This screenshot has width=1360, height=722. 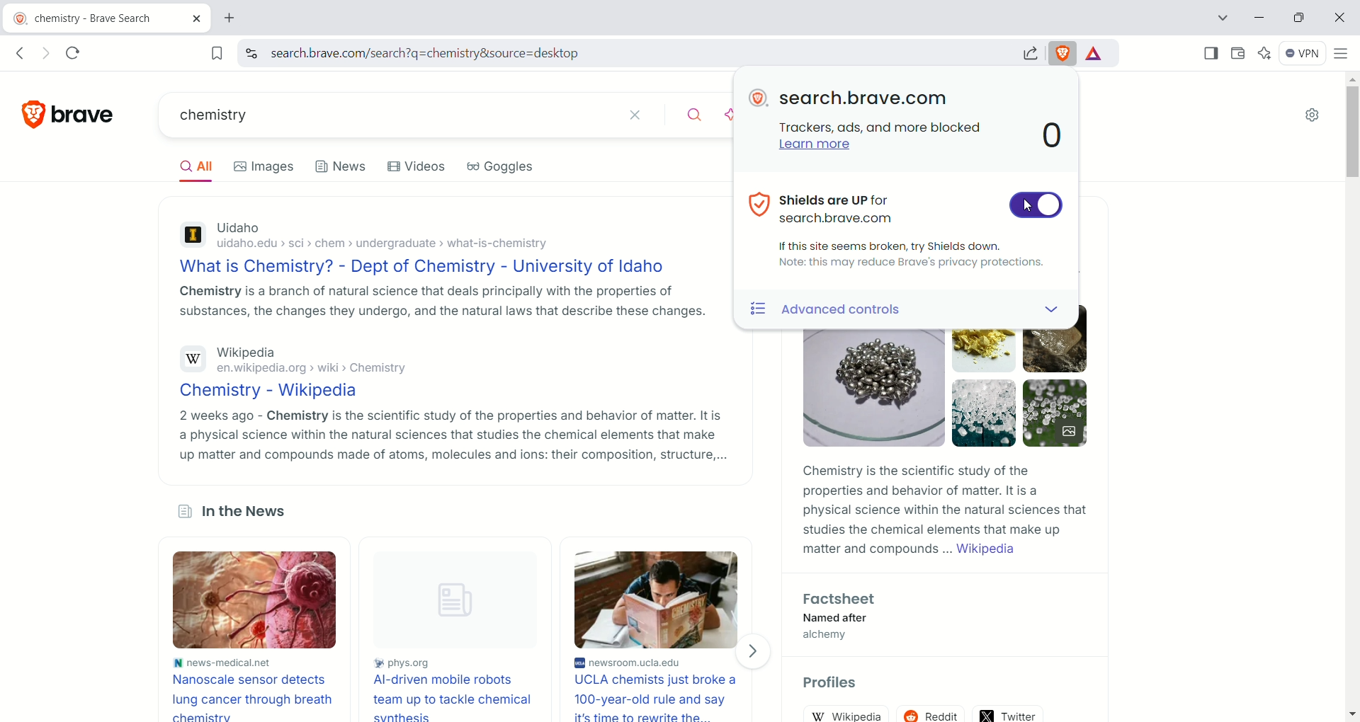 What do you see at coordinates (658, 598) in the screenshot?
I see `image of a person reading a book` at bounding box center [658, 598].